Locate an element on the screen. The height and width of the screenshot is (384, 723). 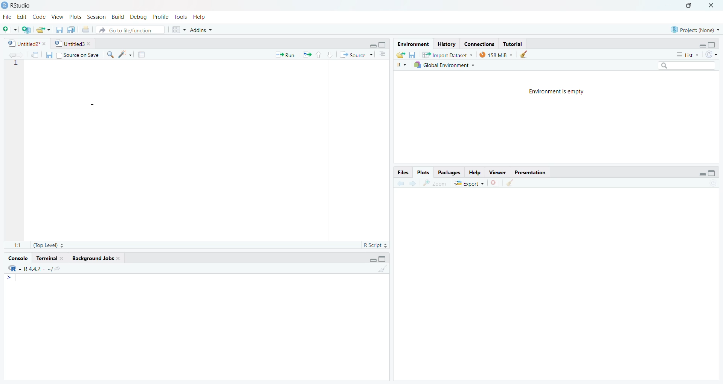
forward/backward is located at coordinates (12, 53).